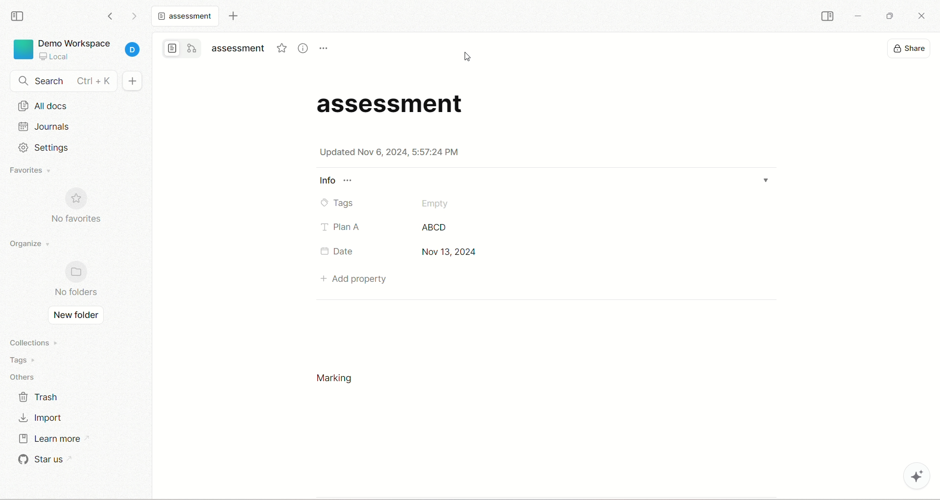  I want to click on AFFiNE AI, so click(912, 477).